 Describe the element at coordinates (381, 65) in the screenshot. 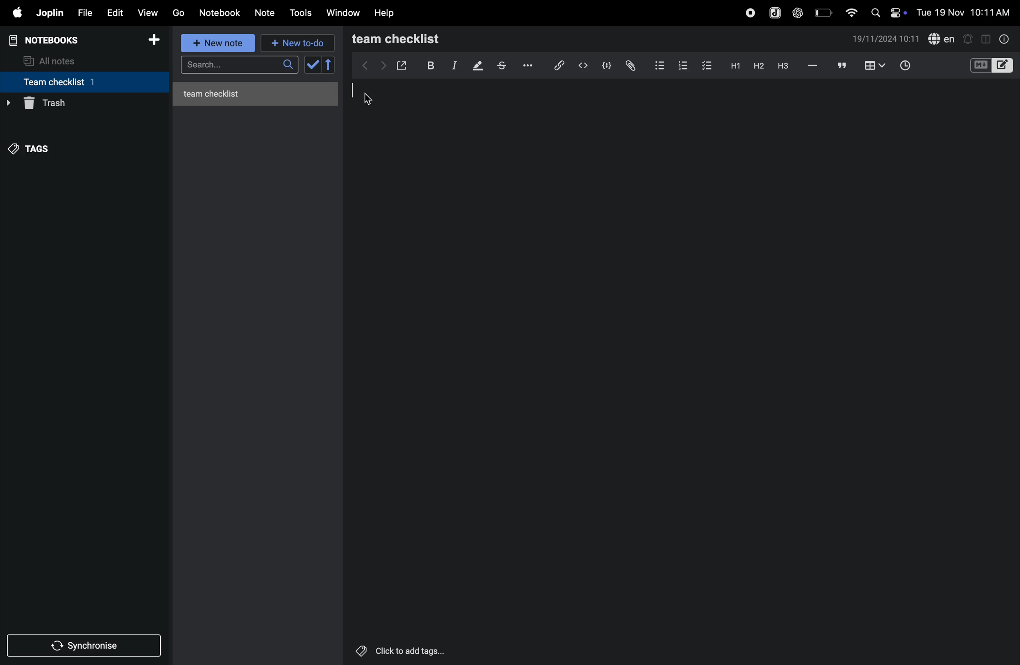

I see `forward` at that location.